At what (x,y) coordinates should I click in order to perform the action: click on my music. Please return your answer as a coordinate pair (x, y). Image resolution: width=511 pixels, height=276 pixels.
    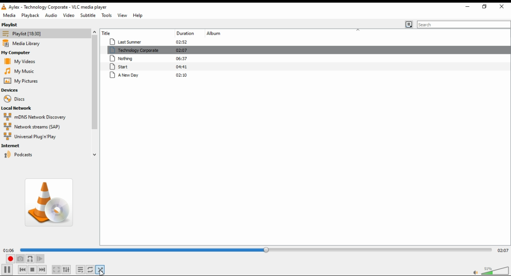
    Looking at the image, I should click on (20, 70).